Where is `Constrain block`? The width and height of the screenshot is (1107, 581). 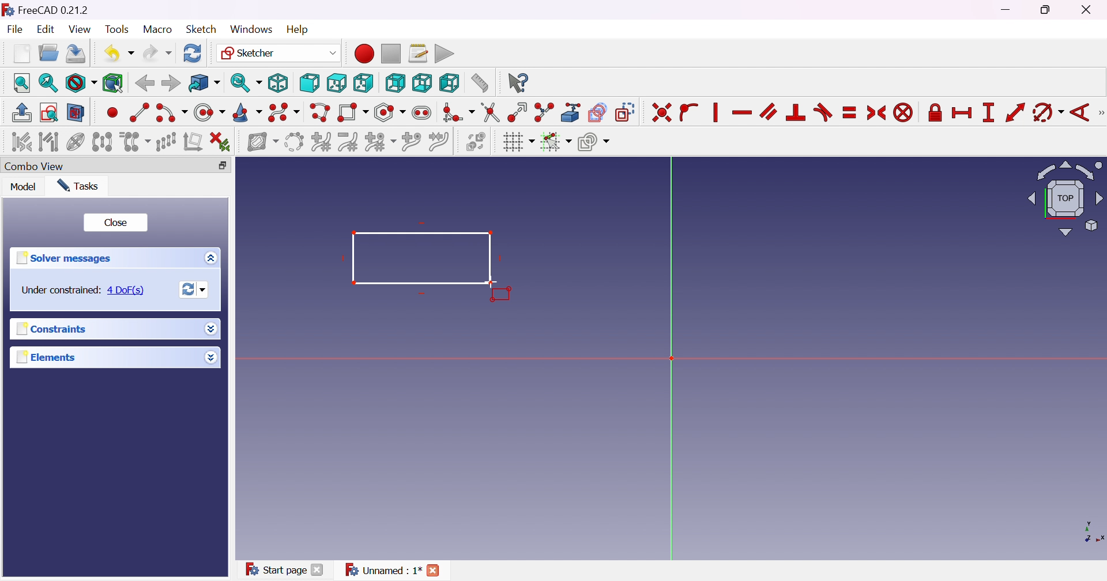
Constrain block is located at coordinates (903, 114).